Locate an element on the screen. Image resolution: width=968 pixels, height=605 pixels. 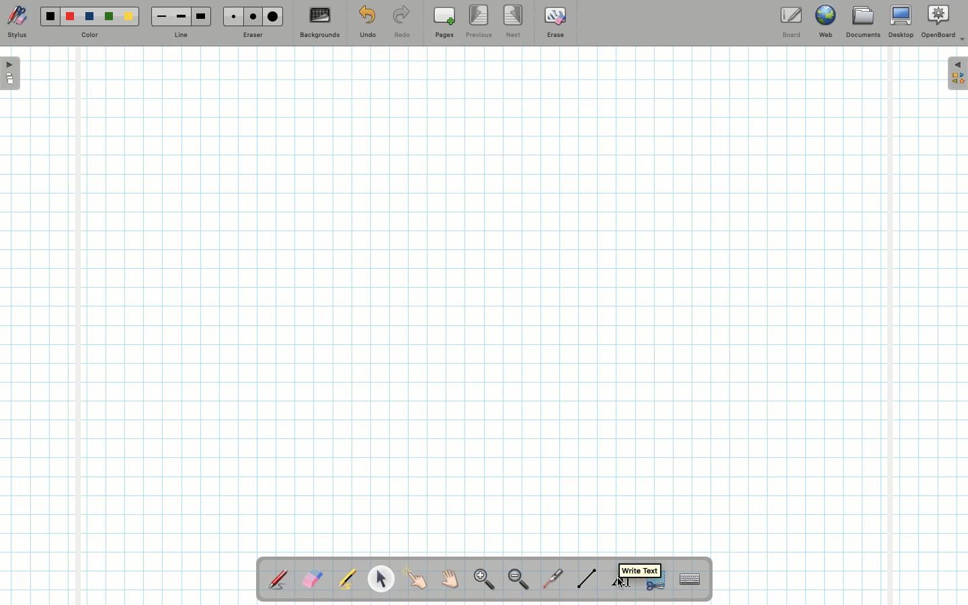
Open pages is located at coordinates (11, 73).